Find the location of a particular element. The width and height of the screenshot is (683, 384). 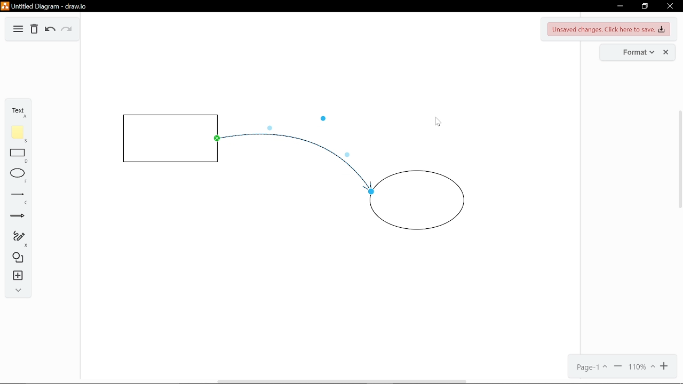

Expand/Collase is located at coordinates (17, 291).